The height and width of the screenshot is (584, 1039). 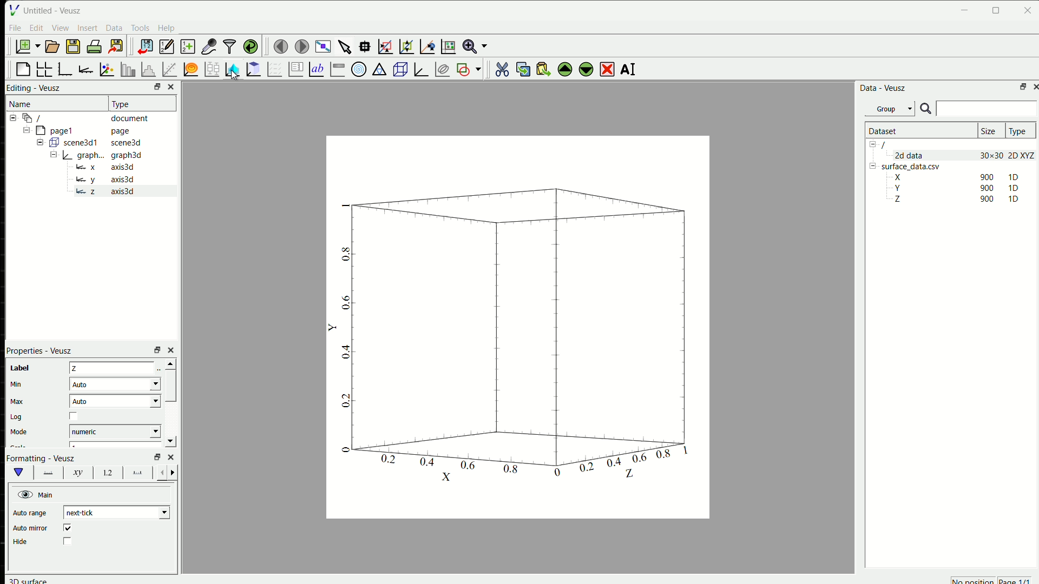 What do you see at coordinates (1018, 131) in the screenshot?
I see `Type` at bounding box center [1018, 131].